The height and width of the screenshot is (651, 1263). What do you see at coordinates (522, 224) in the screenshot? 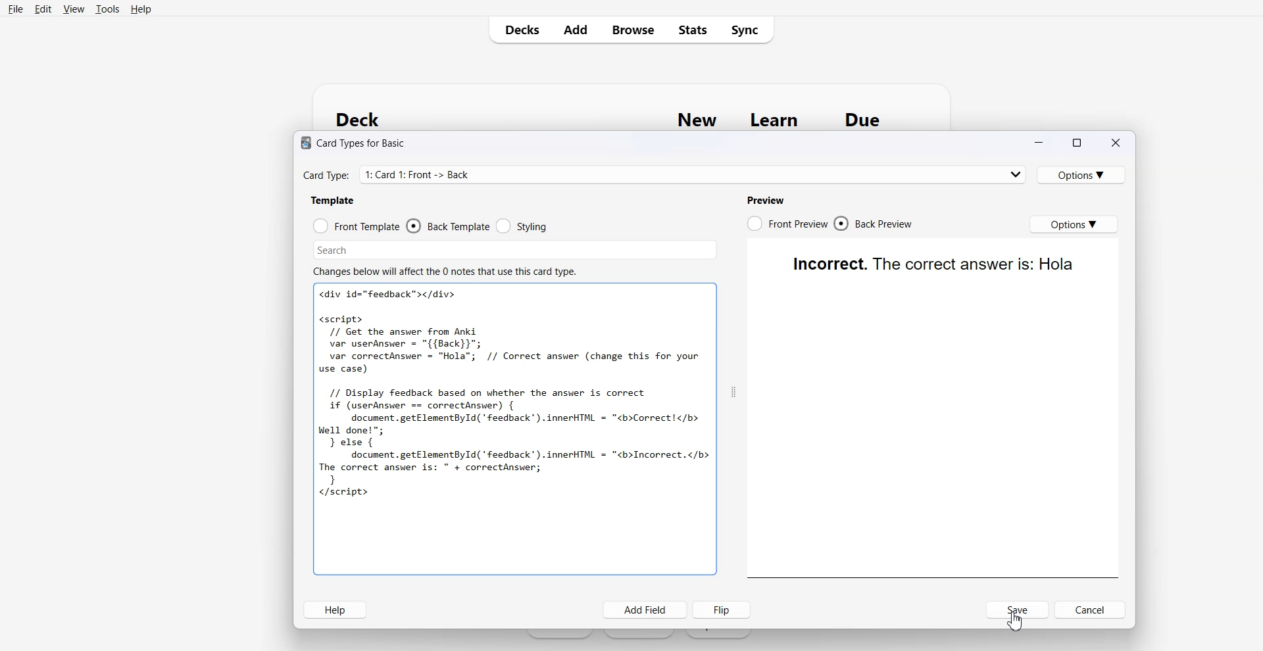
I see `Styling` at bounding box center [522, 224].